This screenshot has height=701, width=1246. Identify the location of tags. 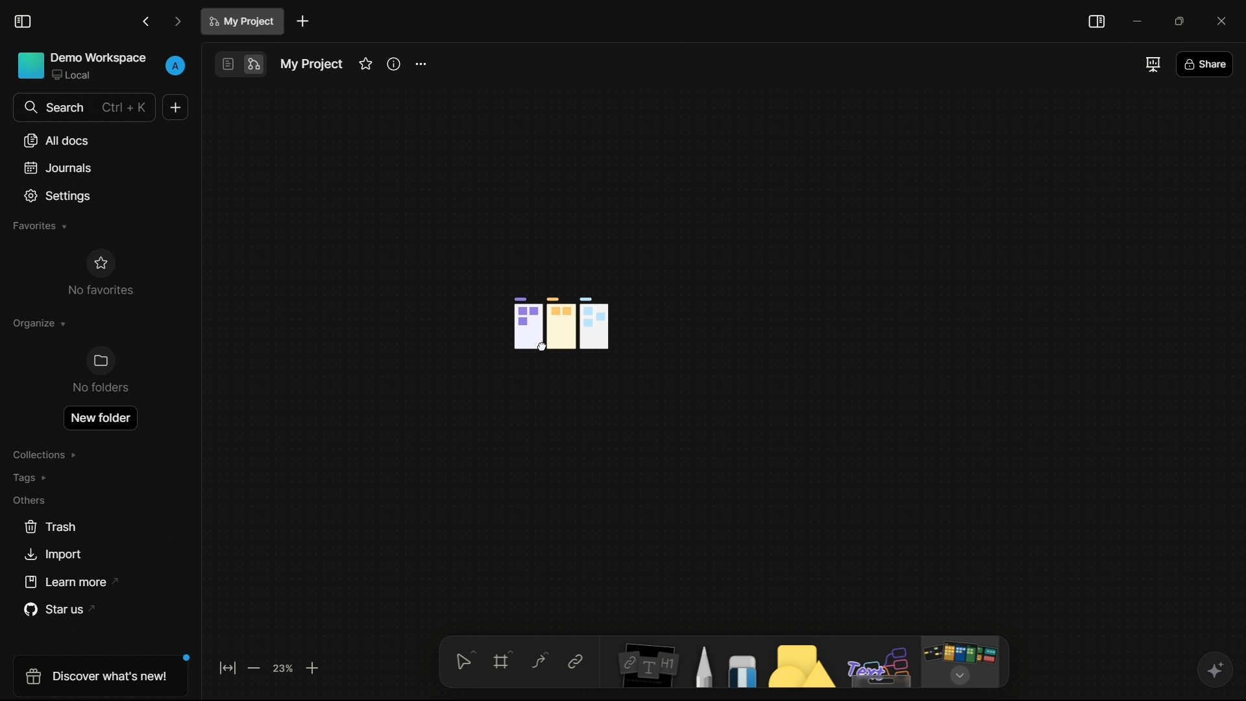
(31, 478).